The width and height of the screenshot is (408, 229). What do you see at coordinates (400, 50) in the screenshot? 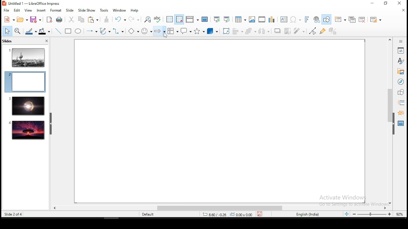
I see `properties` at bounding box center [400, 50].